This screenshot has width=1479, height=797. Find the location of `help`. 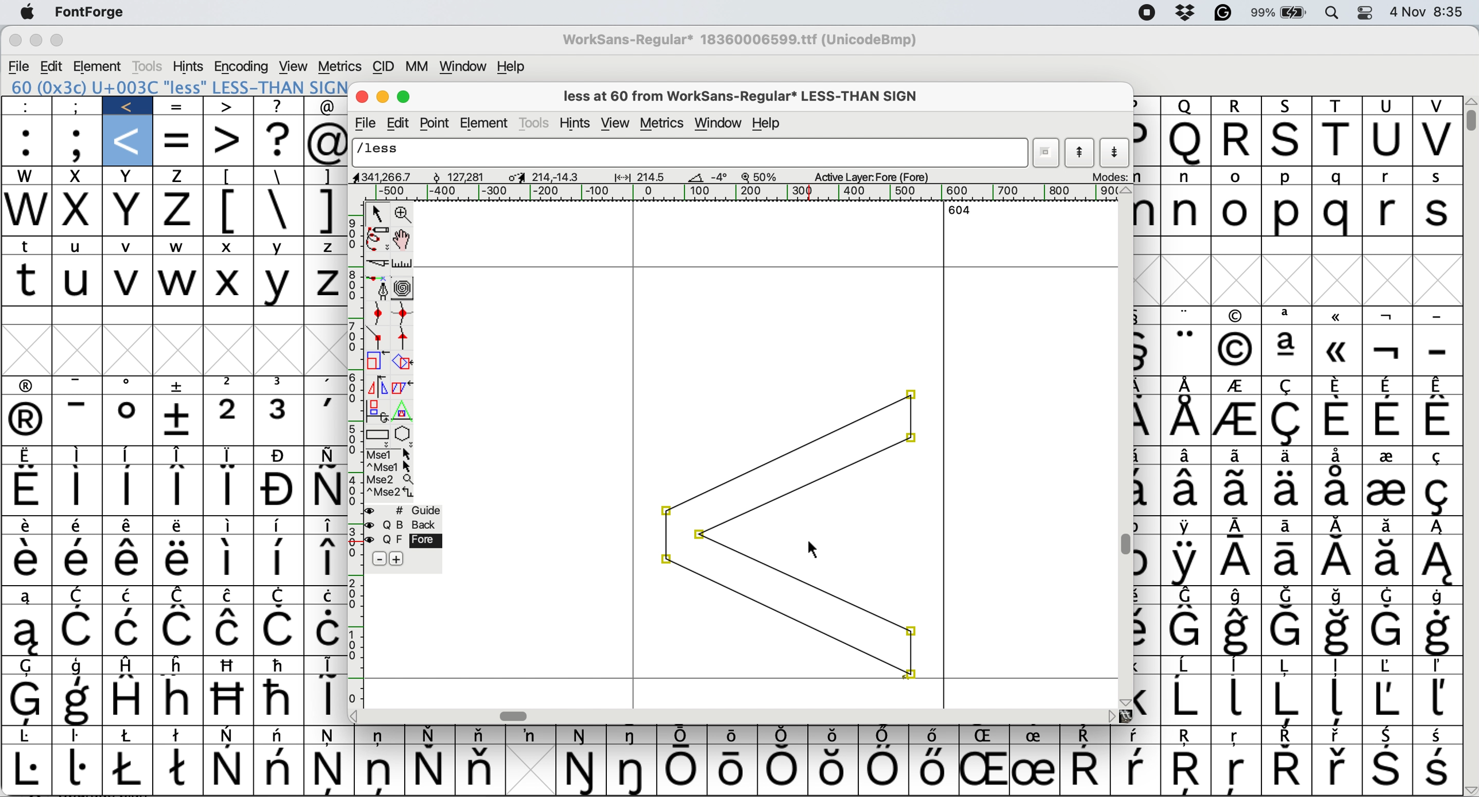

help is located at coordinates (511, 65).